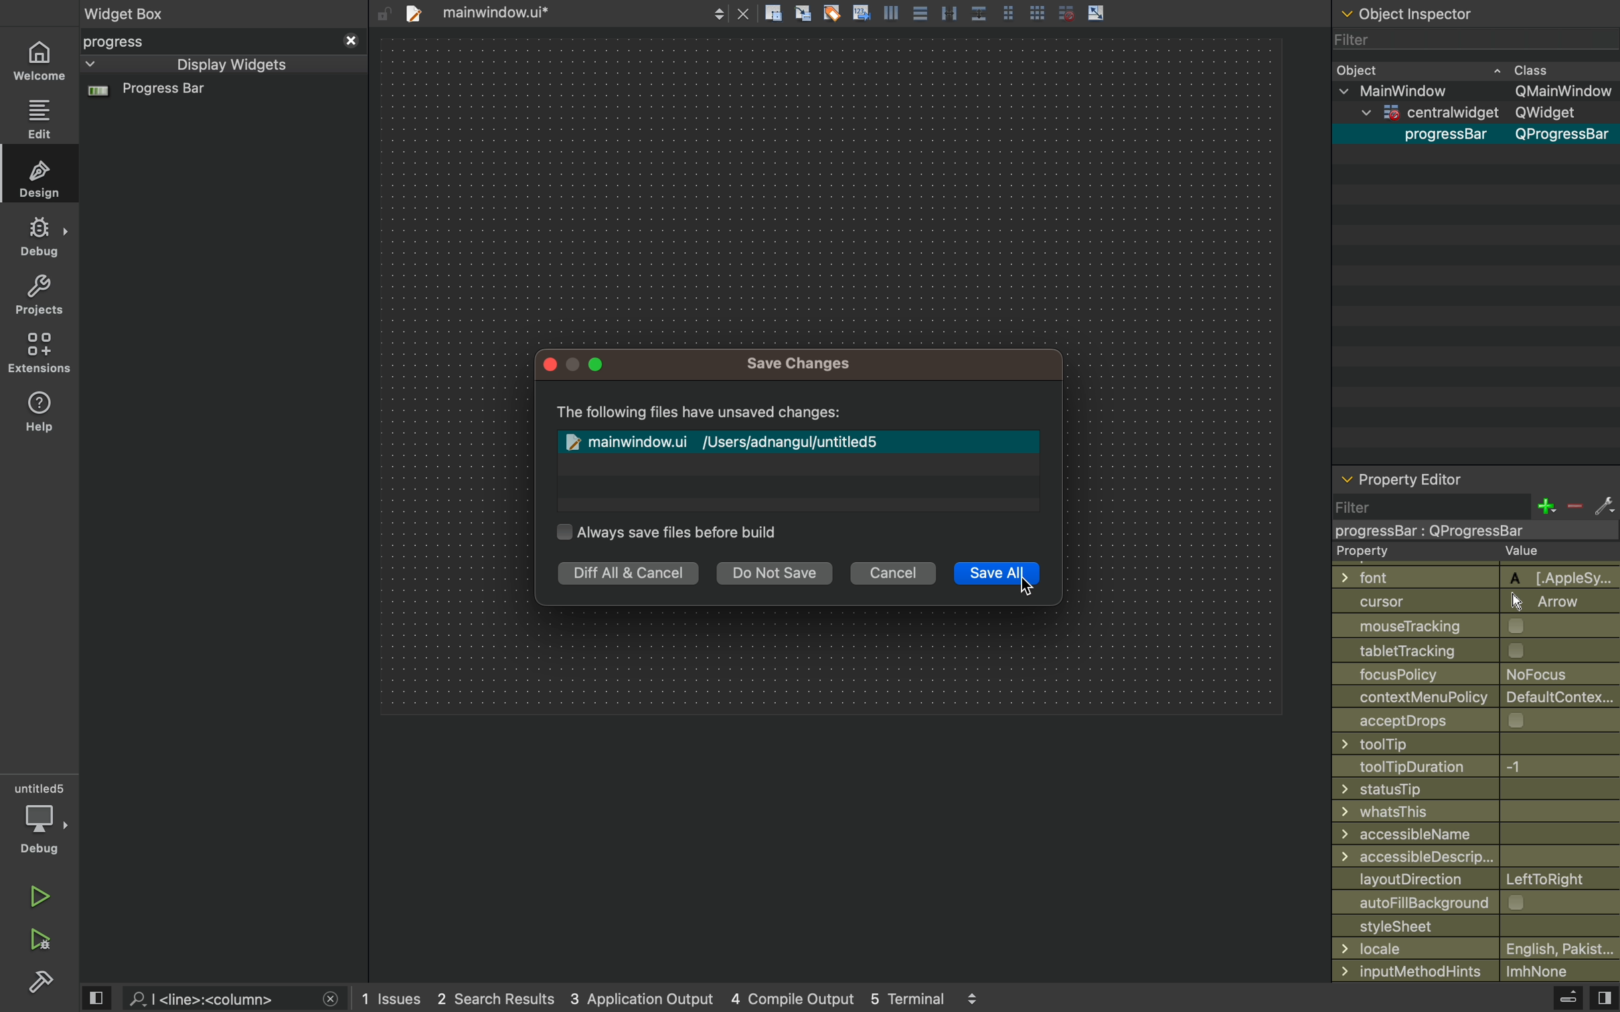 The height and width of the screenshot is (1012, 1620). Describe the element at coordinates (1469, 601) in the screenshot. I see `cursor` at that location.